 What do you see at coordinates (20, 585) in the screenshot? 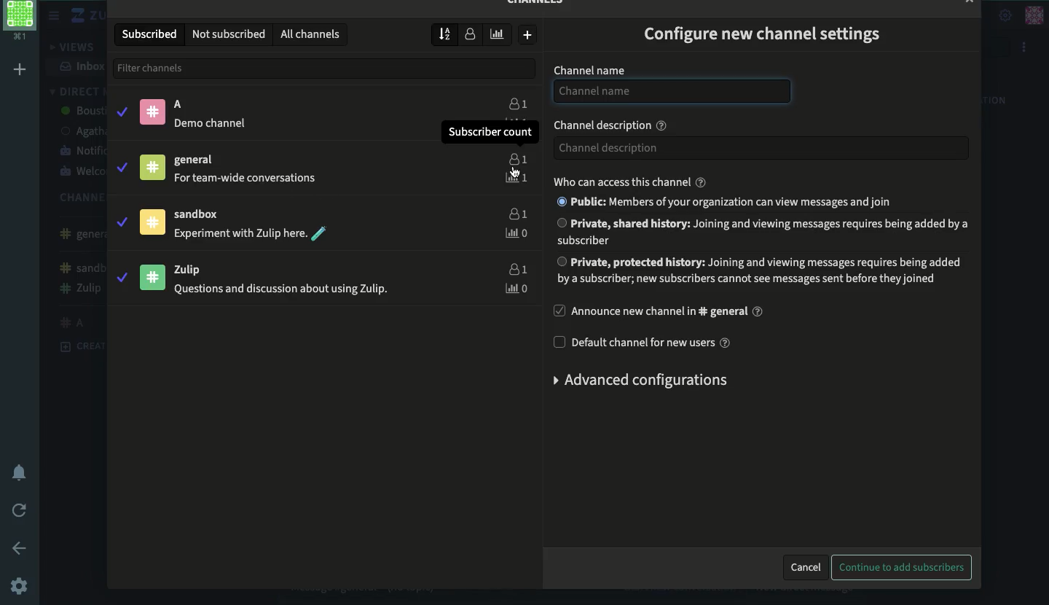
I see `settings` at bounding box center [20, 585].